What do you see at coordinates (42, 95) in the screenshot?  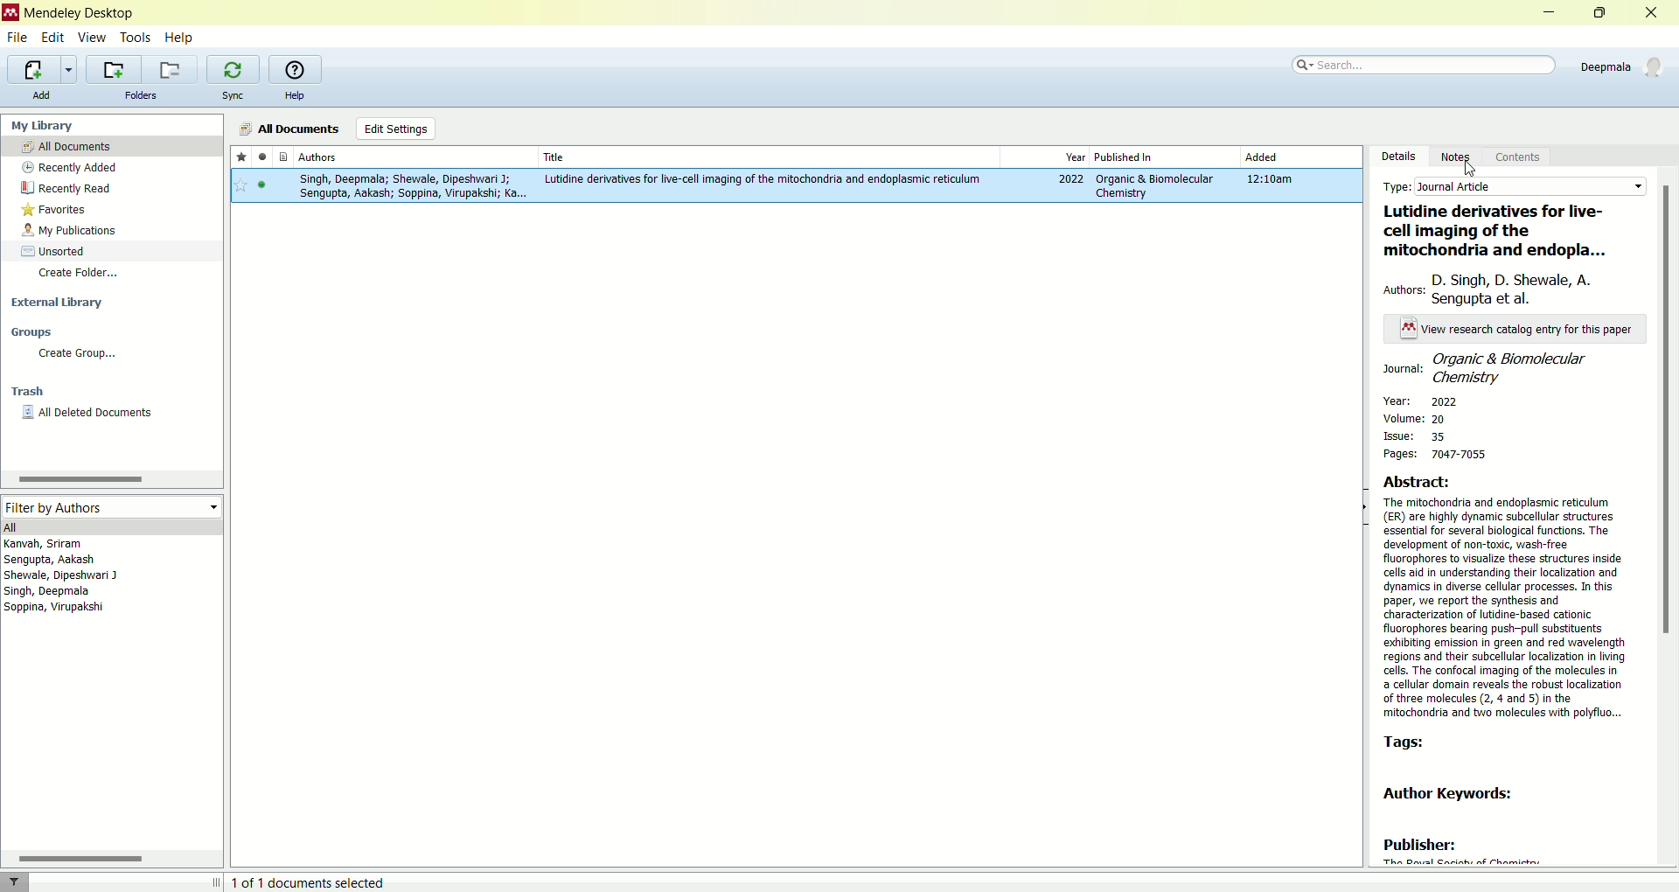 I see `add` at bounding box center [42, 95].